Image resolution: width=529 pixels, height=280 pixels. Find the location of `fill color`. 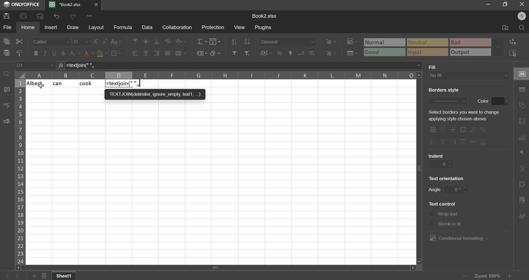

fill color is located at coordinates (102, 54).